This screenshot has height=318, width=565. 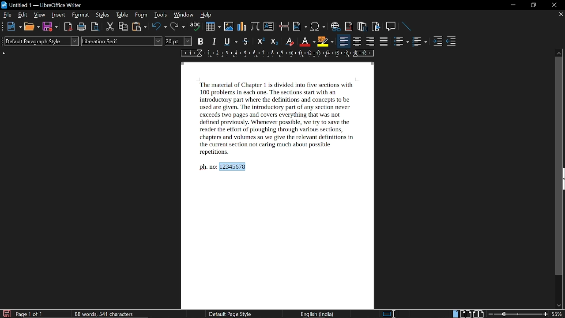 I want to click on multiple page view, so click(x=466, y=314).